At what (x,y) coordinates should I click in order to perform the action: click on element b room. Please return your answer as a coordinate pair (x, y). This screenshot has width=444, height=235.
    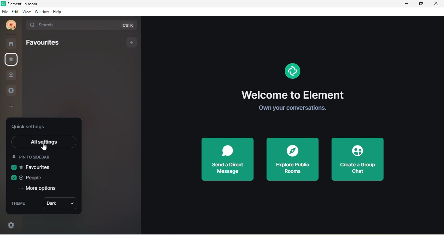
    Looking at the image, I should click on (23, 3).